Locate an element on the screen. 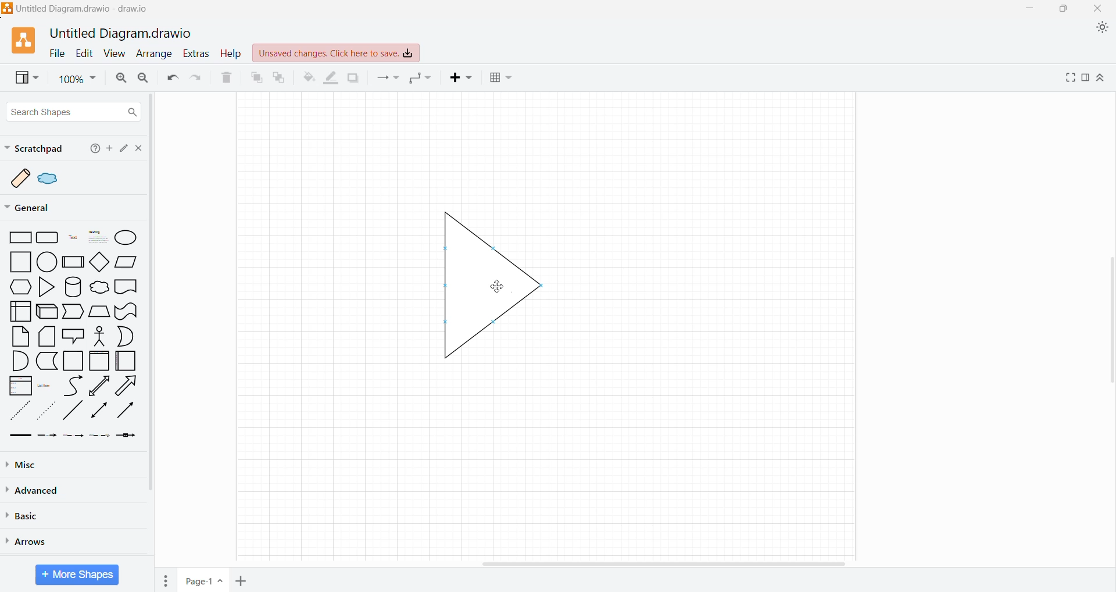 This screenshot has height=592, width=1116. 100% is located at coordinates (77, 80).